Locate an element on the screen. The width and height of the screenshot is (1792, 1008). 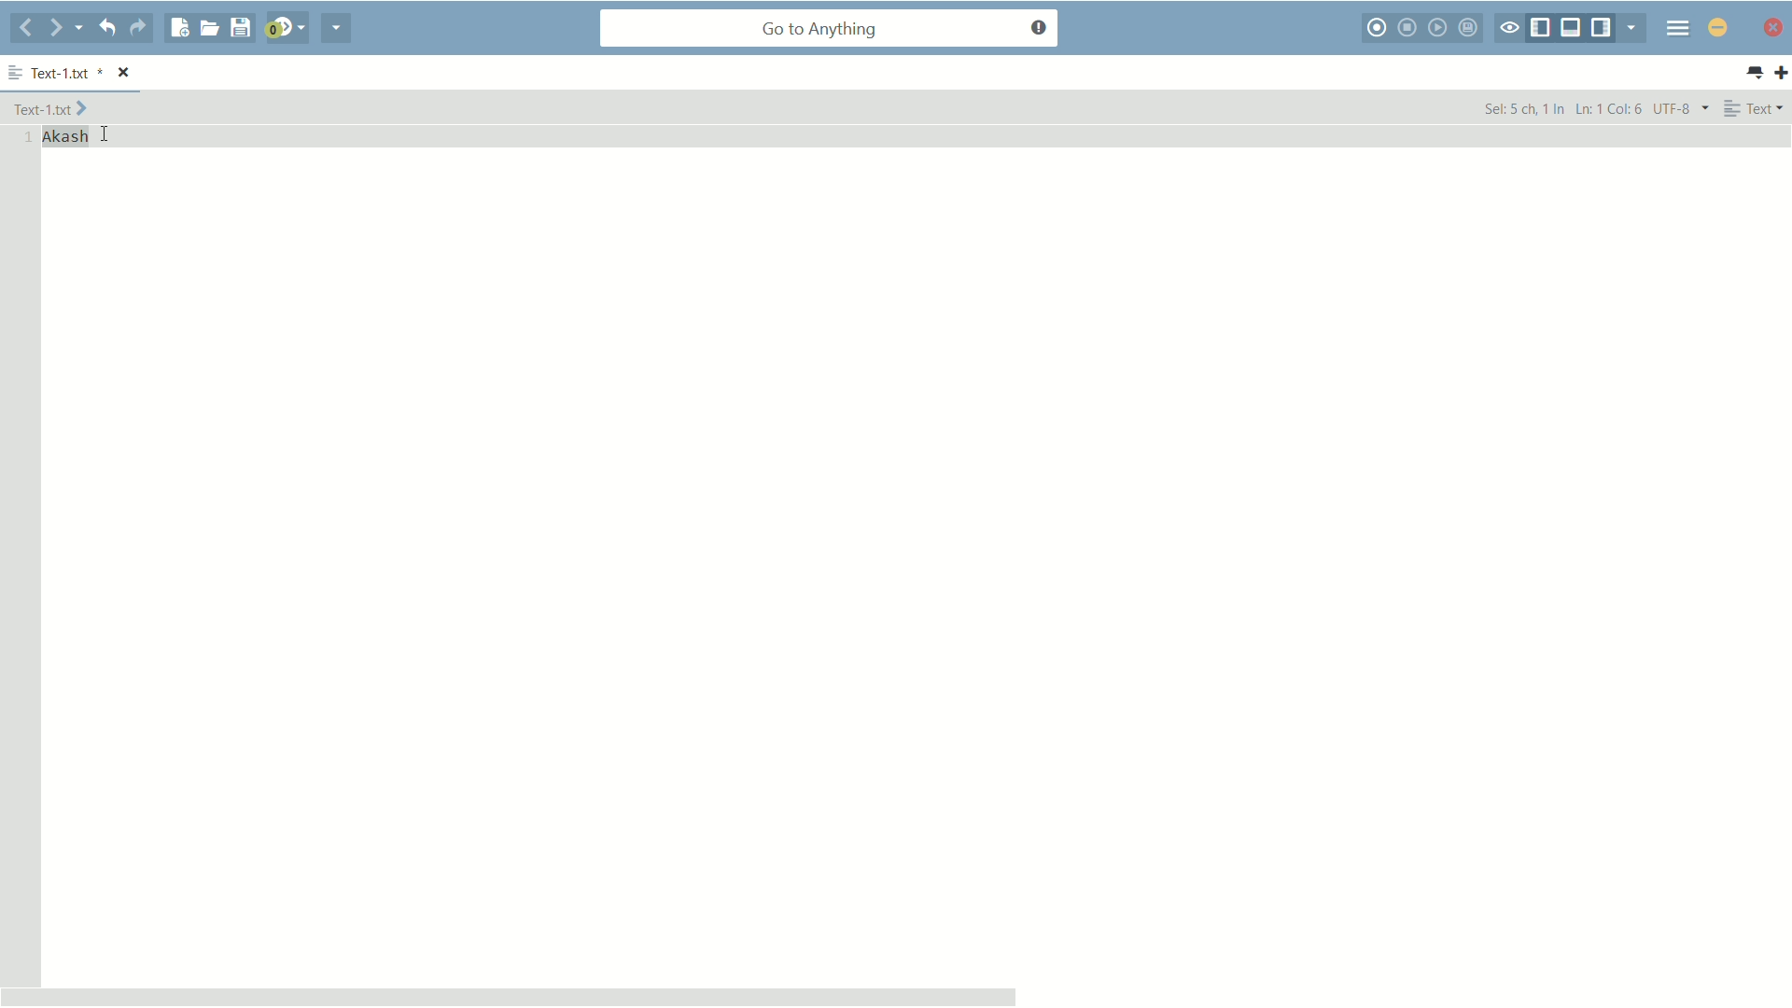
list all tab is located at coordinates (1754, 73).